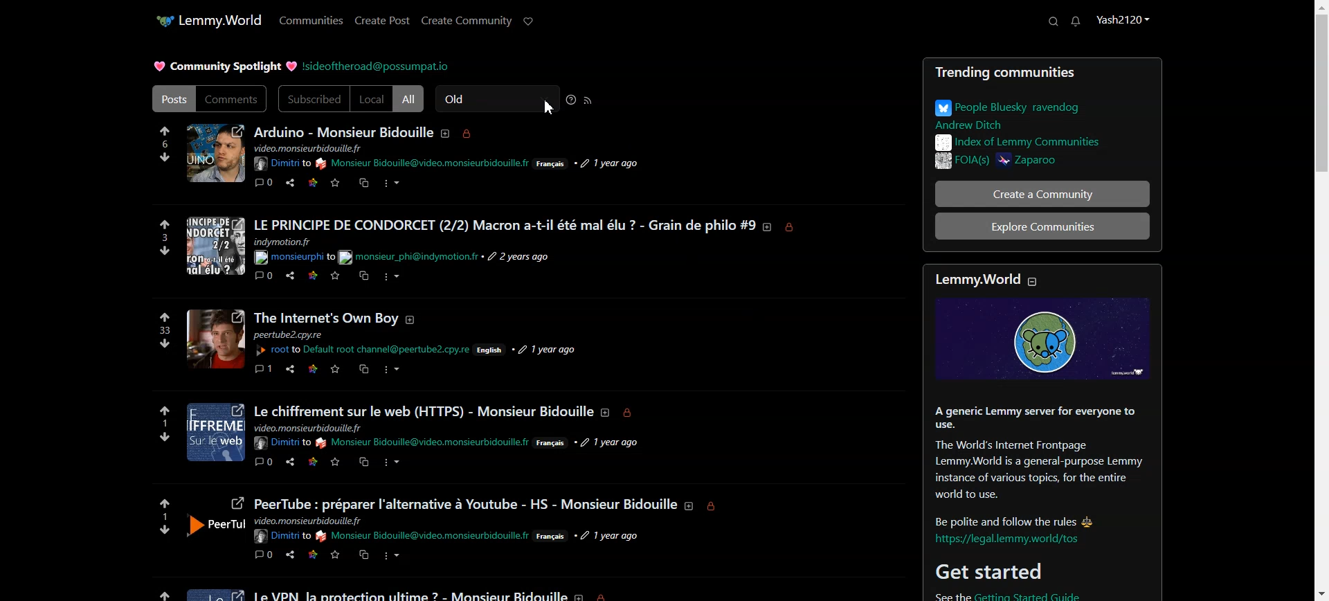 The height and width of the screenshot is (601, 1329). Describe the element at coordinates (152, 18) in the screenshot. I see `Lemmy World Icon` at that location.